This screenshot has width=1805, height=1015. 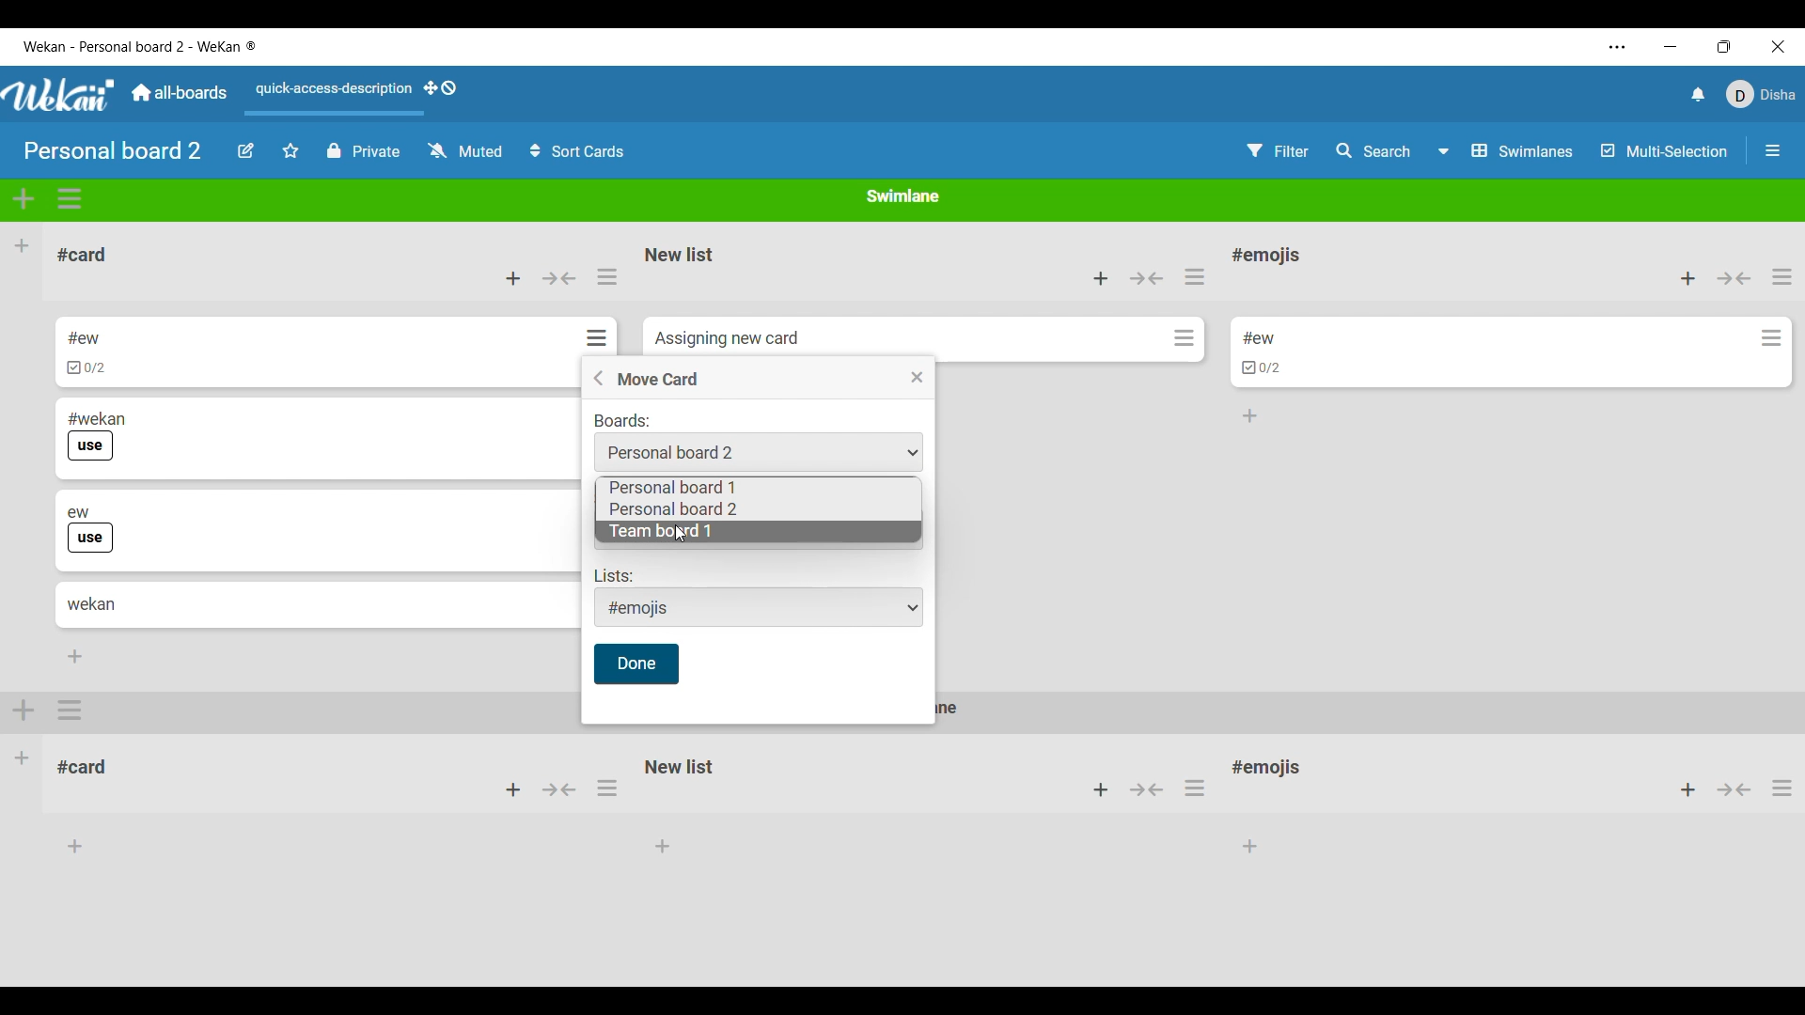 I want to click on Card title and checklist, so click(x=86, y=352).